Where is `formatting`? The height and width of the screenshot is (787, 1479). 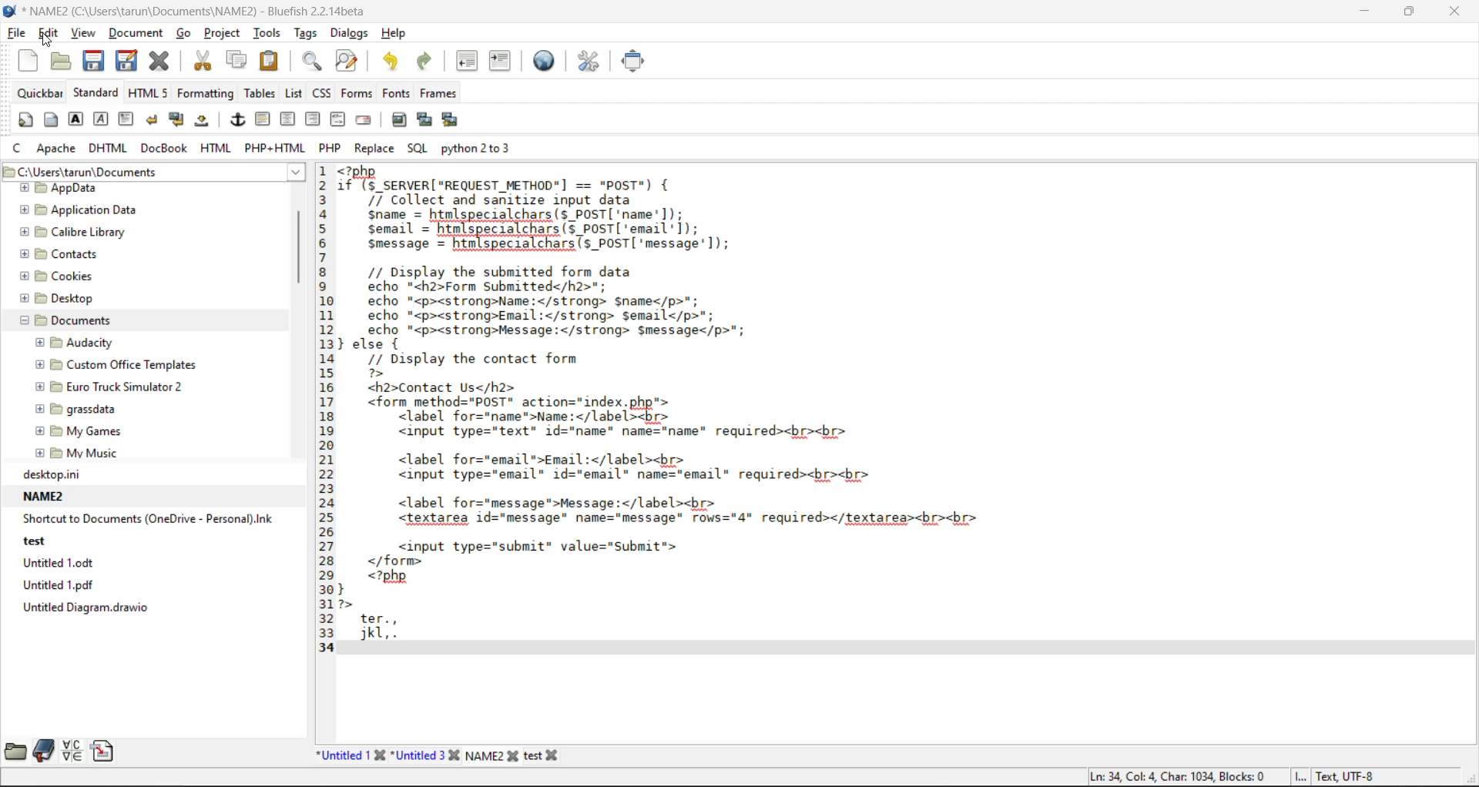 formatting is located at coordinates (210, 95).